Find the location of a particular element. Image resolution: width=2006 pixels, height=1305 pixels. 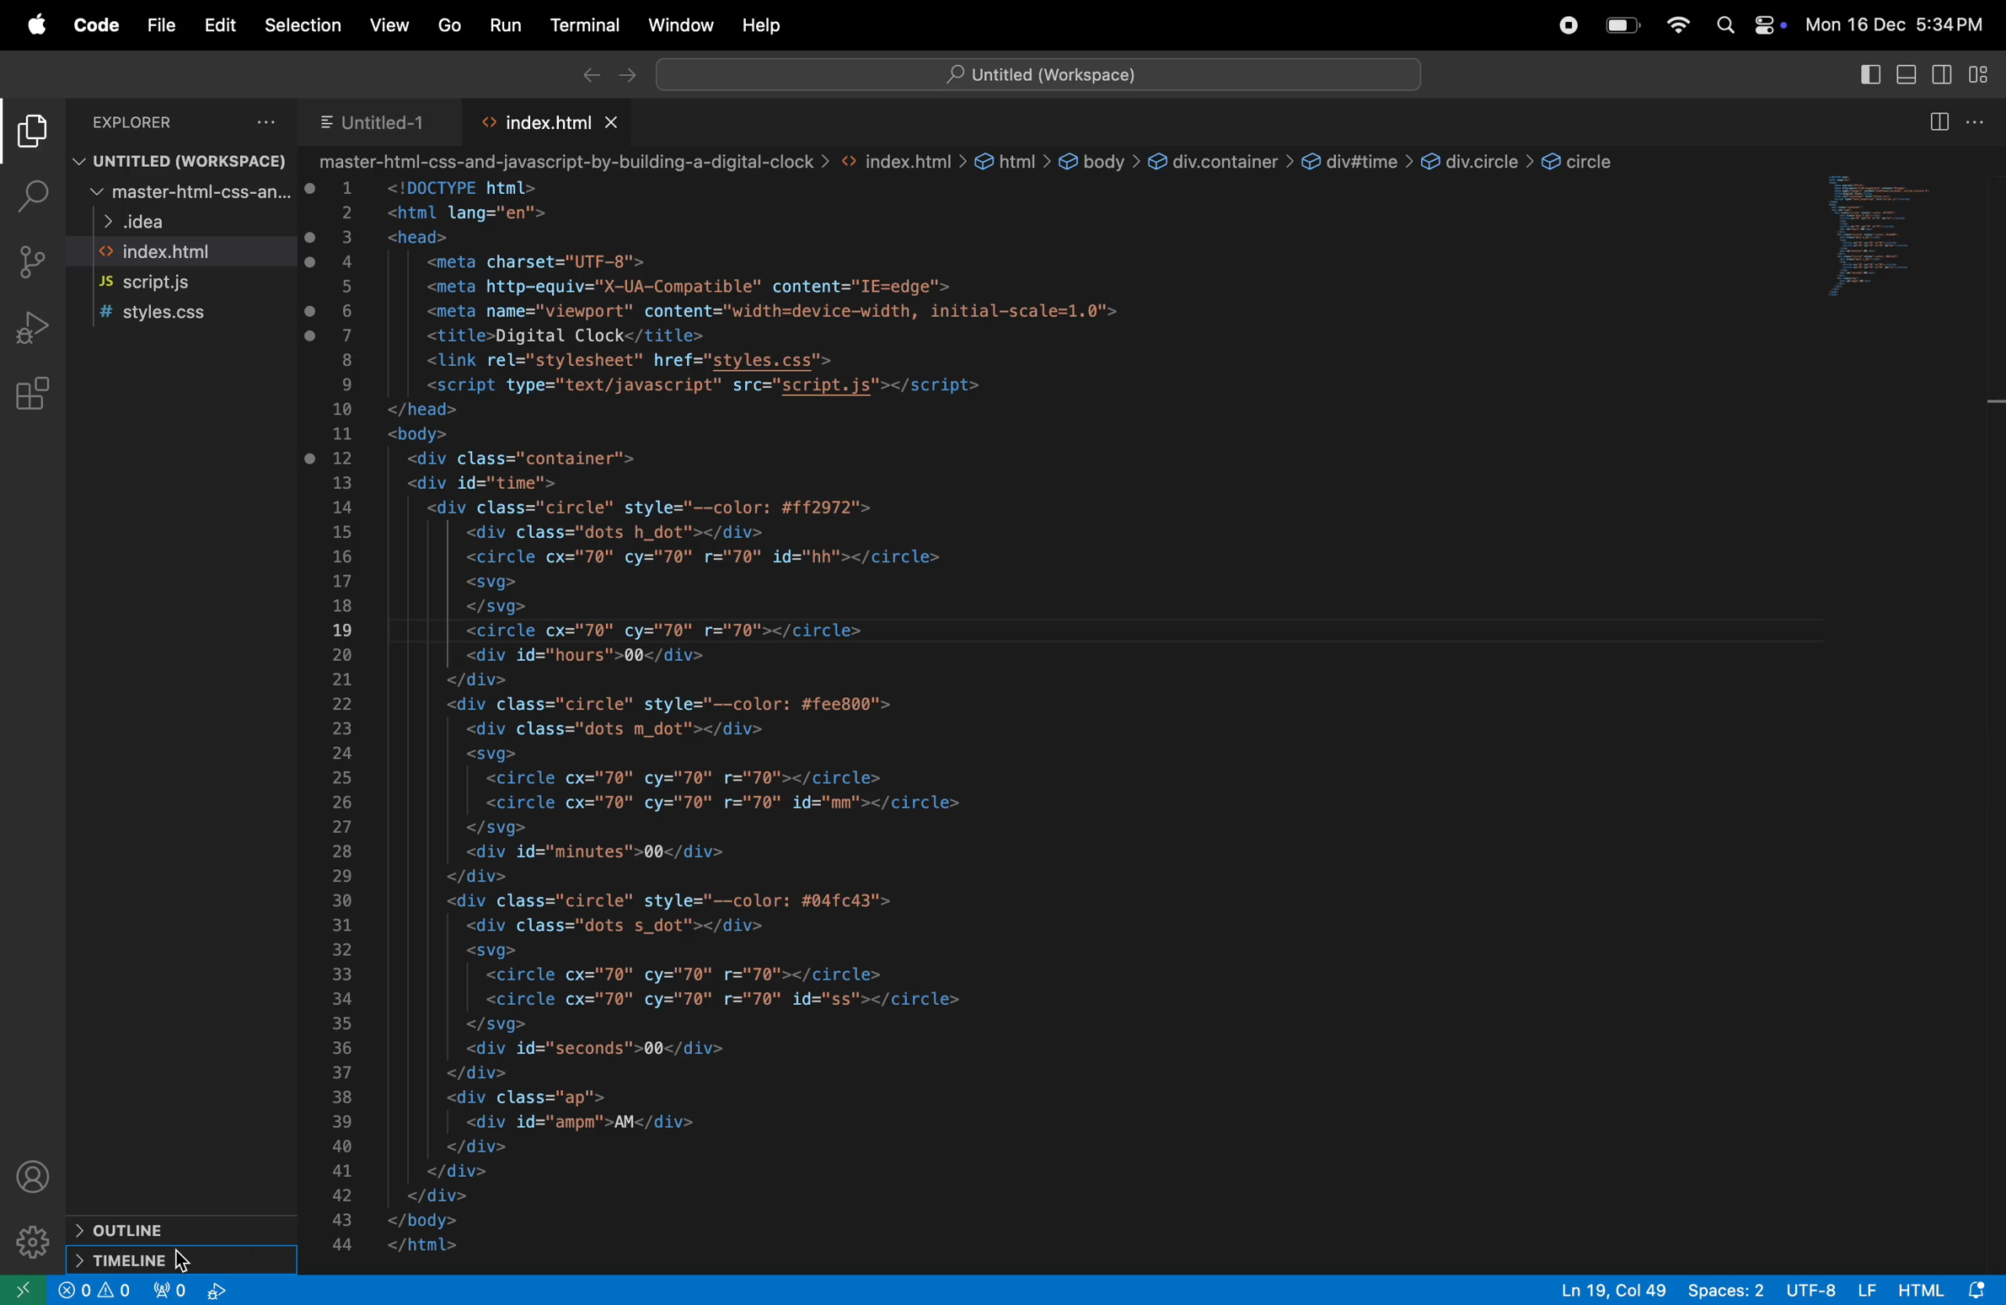

| <circle cx="70" cy="70" r="70" id="hh"></circle> is located at coordinates (704, 556).